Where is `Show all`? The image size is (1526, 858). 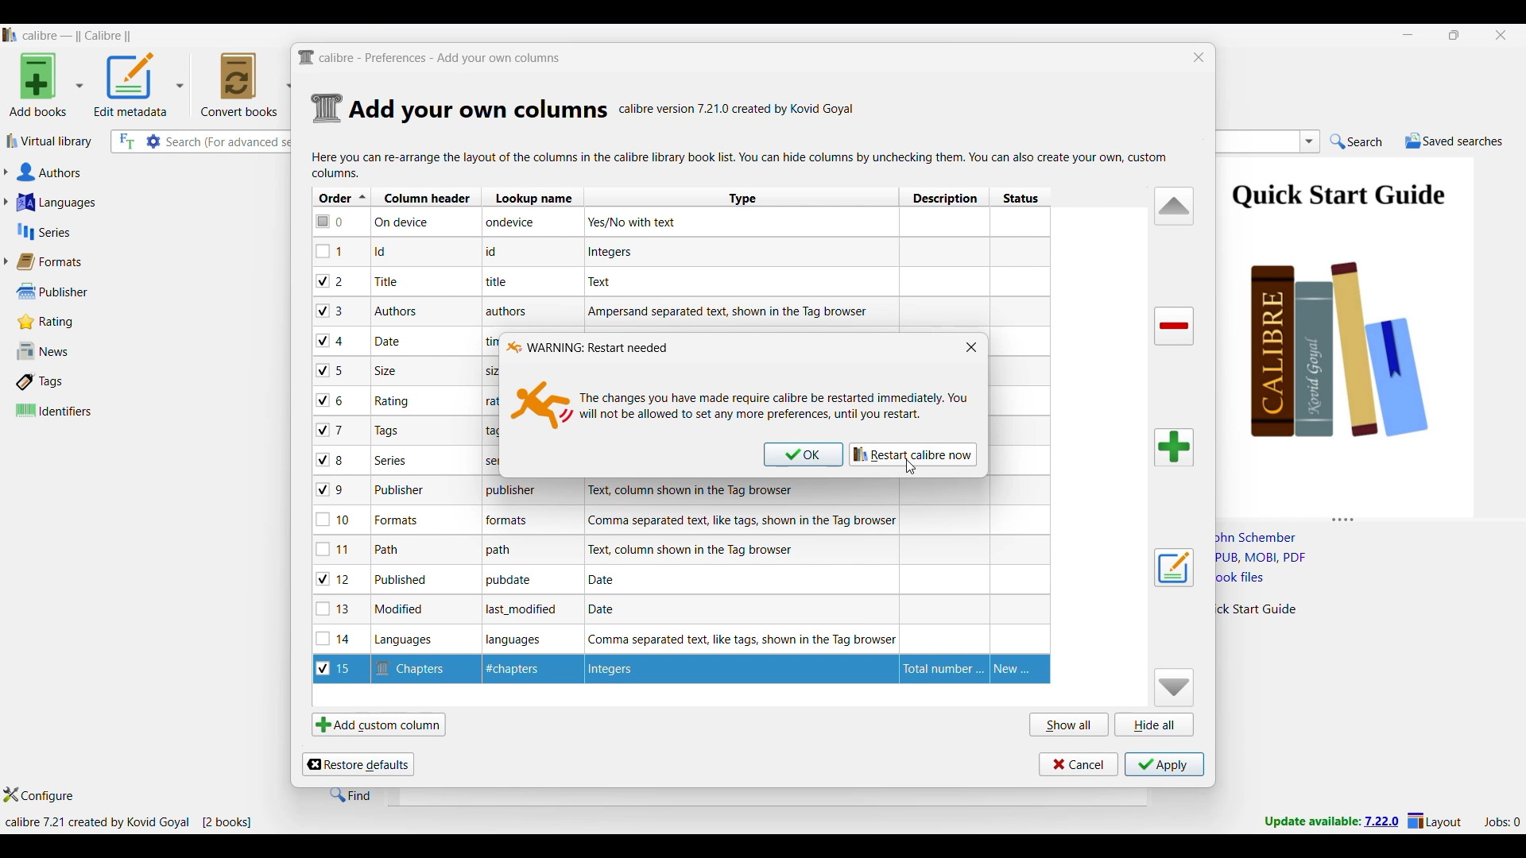
Show all is located at coordinates (1070, 724).